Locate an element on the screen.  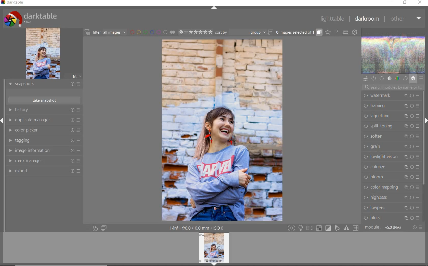
Darktable 5.0.0 is located at coordinates (30, 18).